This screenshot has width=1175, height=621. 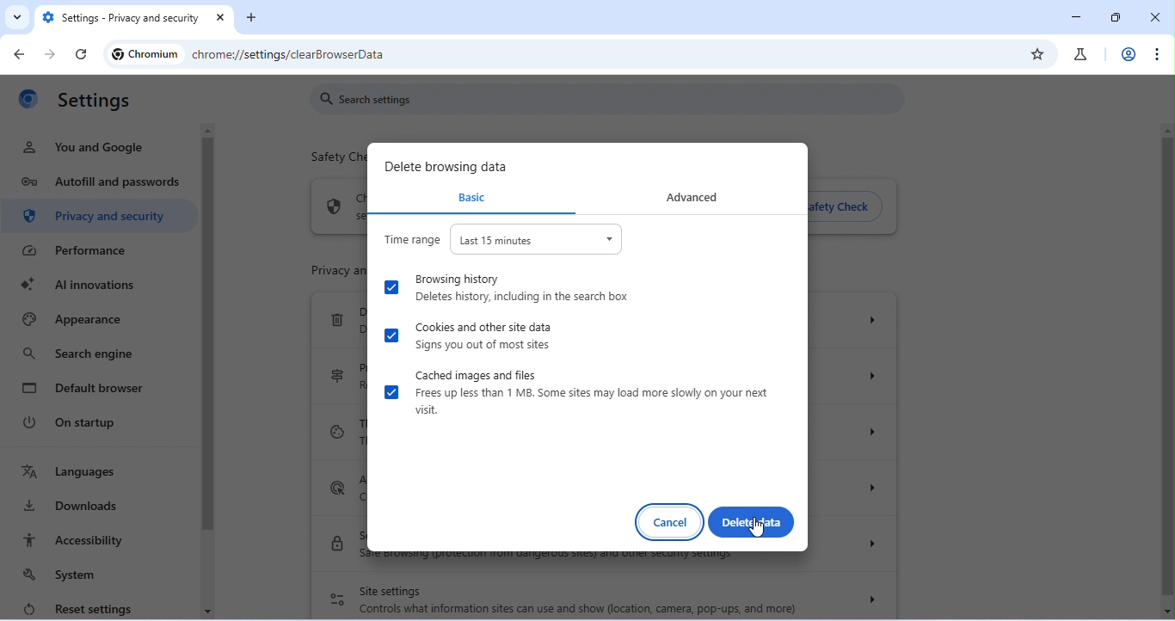 I want to click on drop down, so click(x=876, y=374).